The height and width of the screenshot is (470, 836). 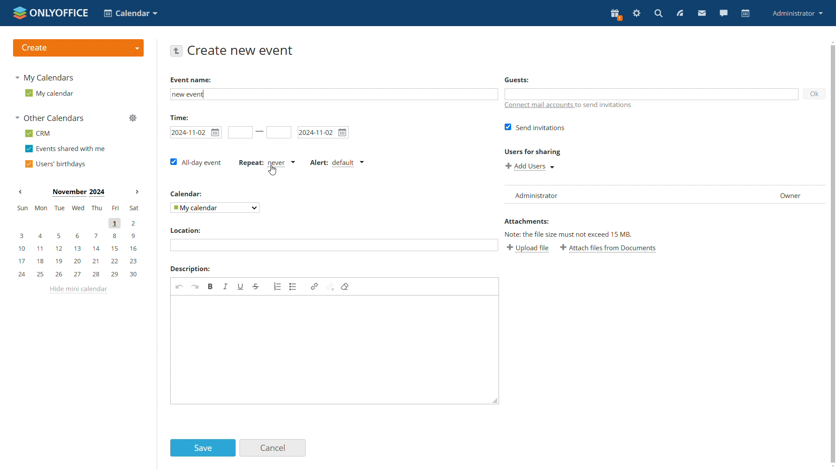 What do you see at coordinates (533, 128) in the screenshot?
I see `send invitations` at bounding box center [533, 128].